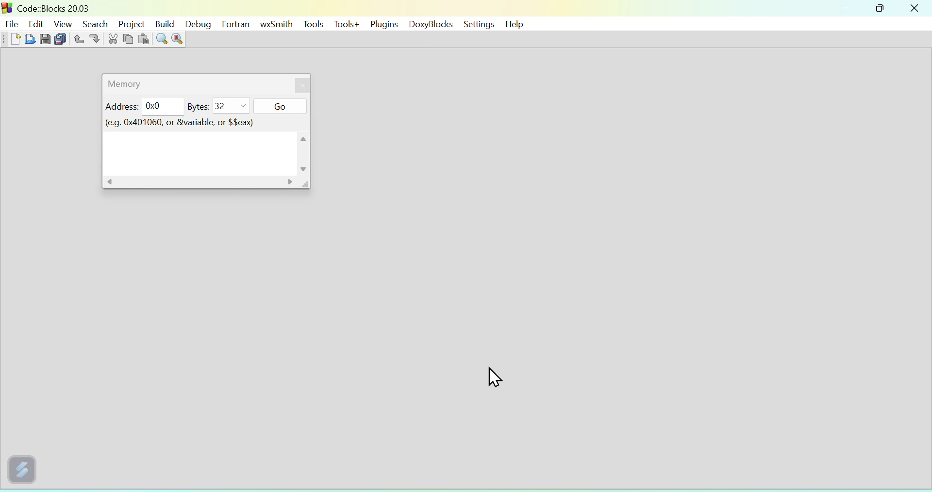 The width and height of the screenshot is (932, 492). Describe the element at coordinates (478, 24) in the screenshot. I see `settings` at that location.